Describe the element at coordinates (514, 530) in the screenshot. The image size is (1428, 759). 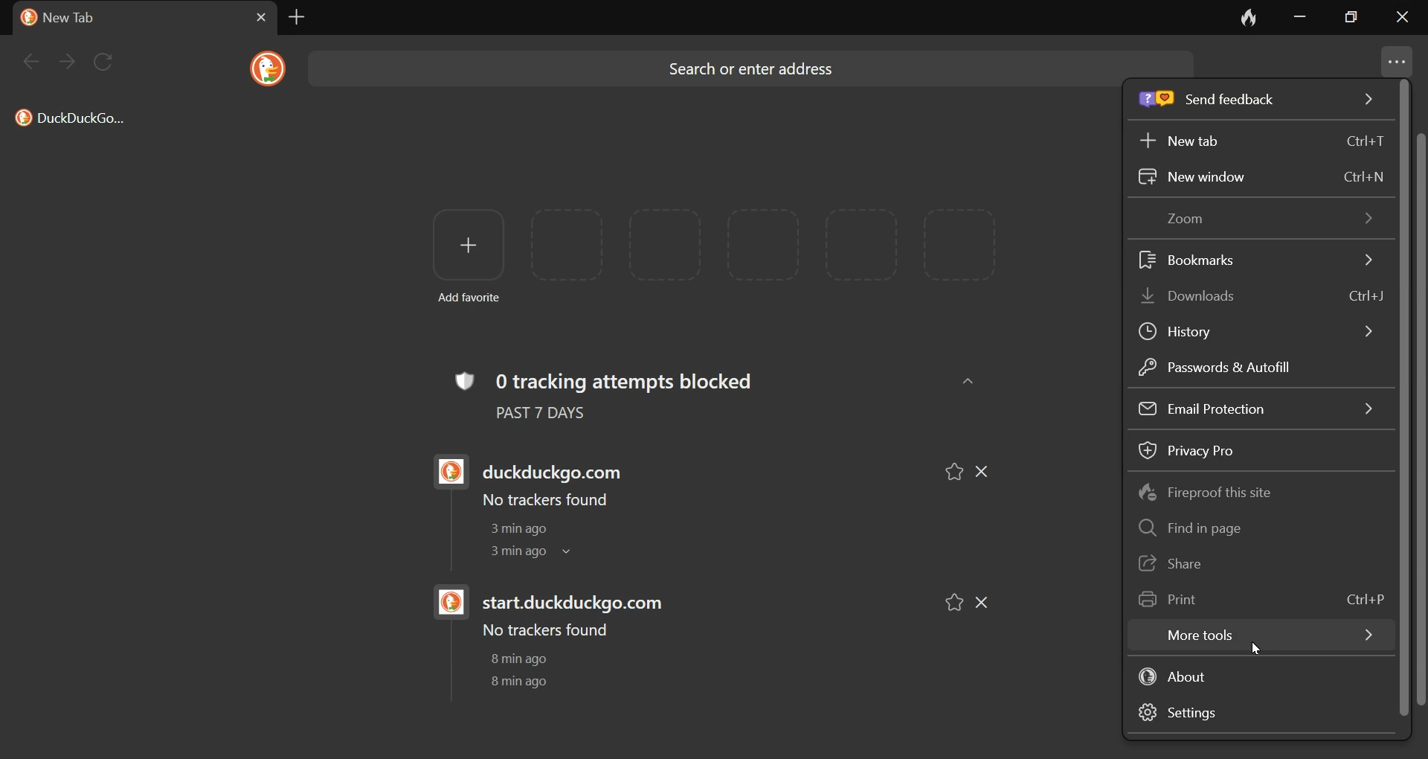
I see `3 min ago` at that location.